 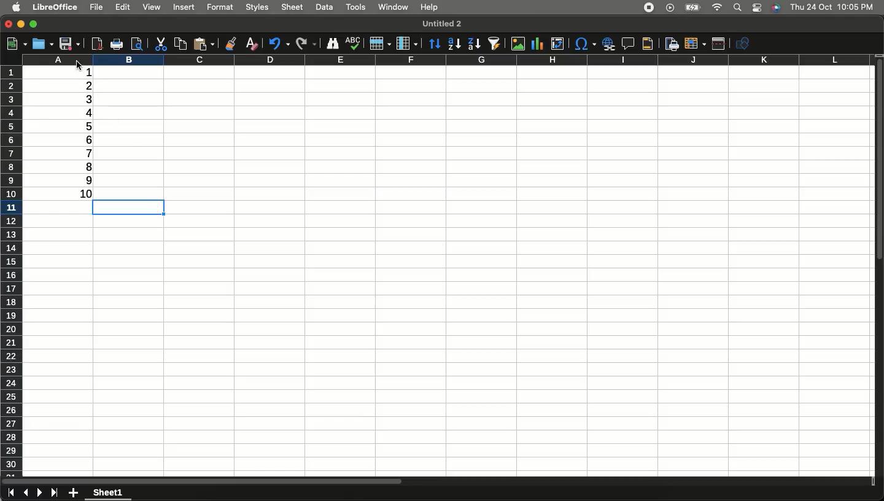 I want to click on Styles, so click(x=258, y=8).